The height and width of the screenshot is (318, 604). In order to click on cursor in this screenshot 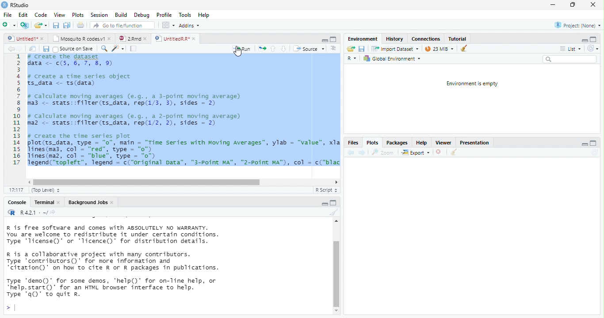, I will do `click(239, 53)`.